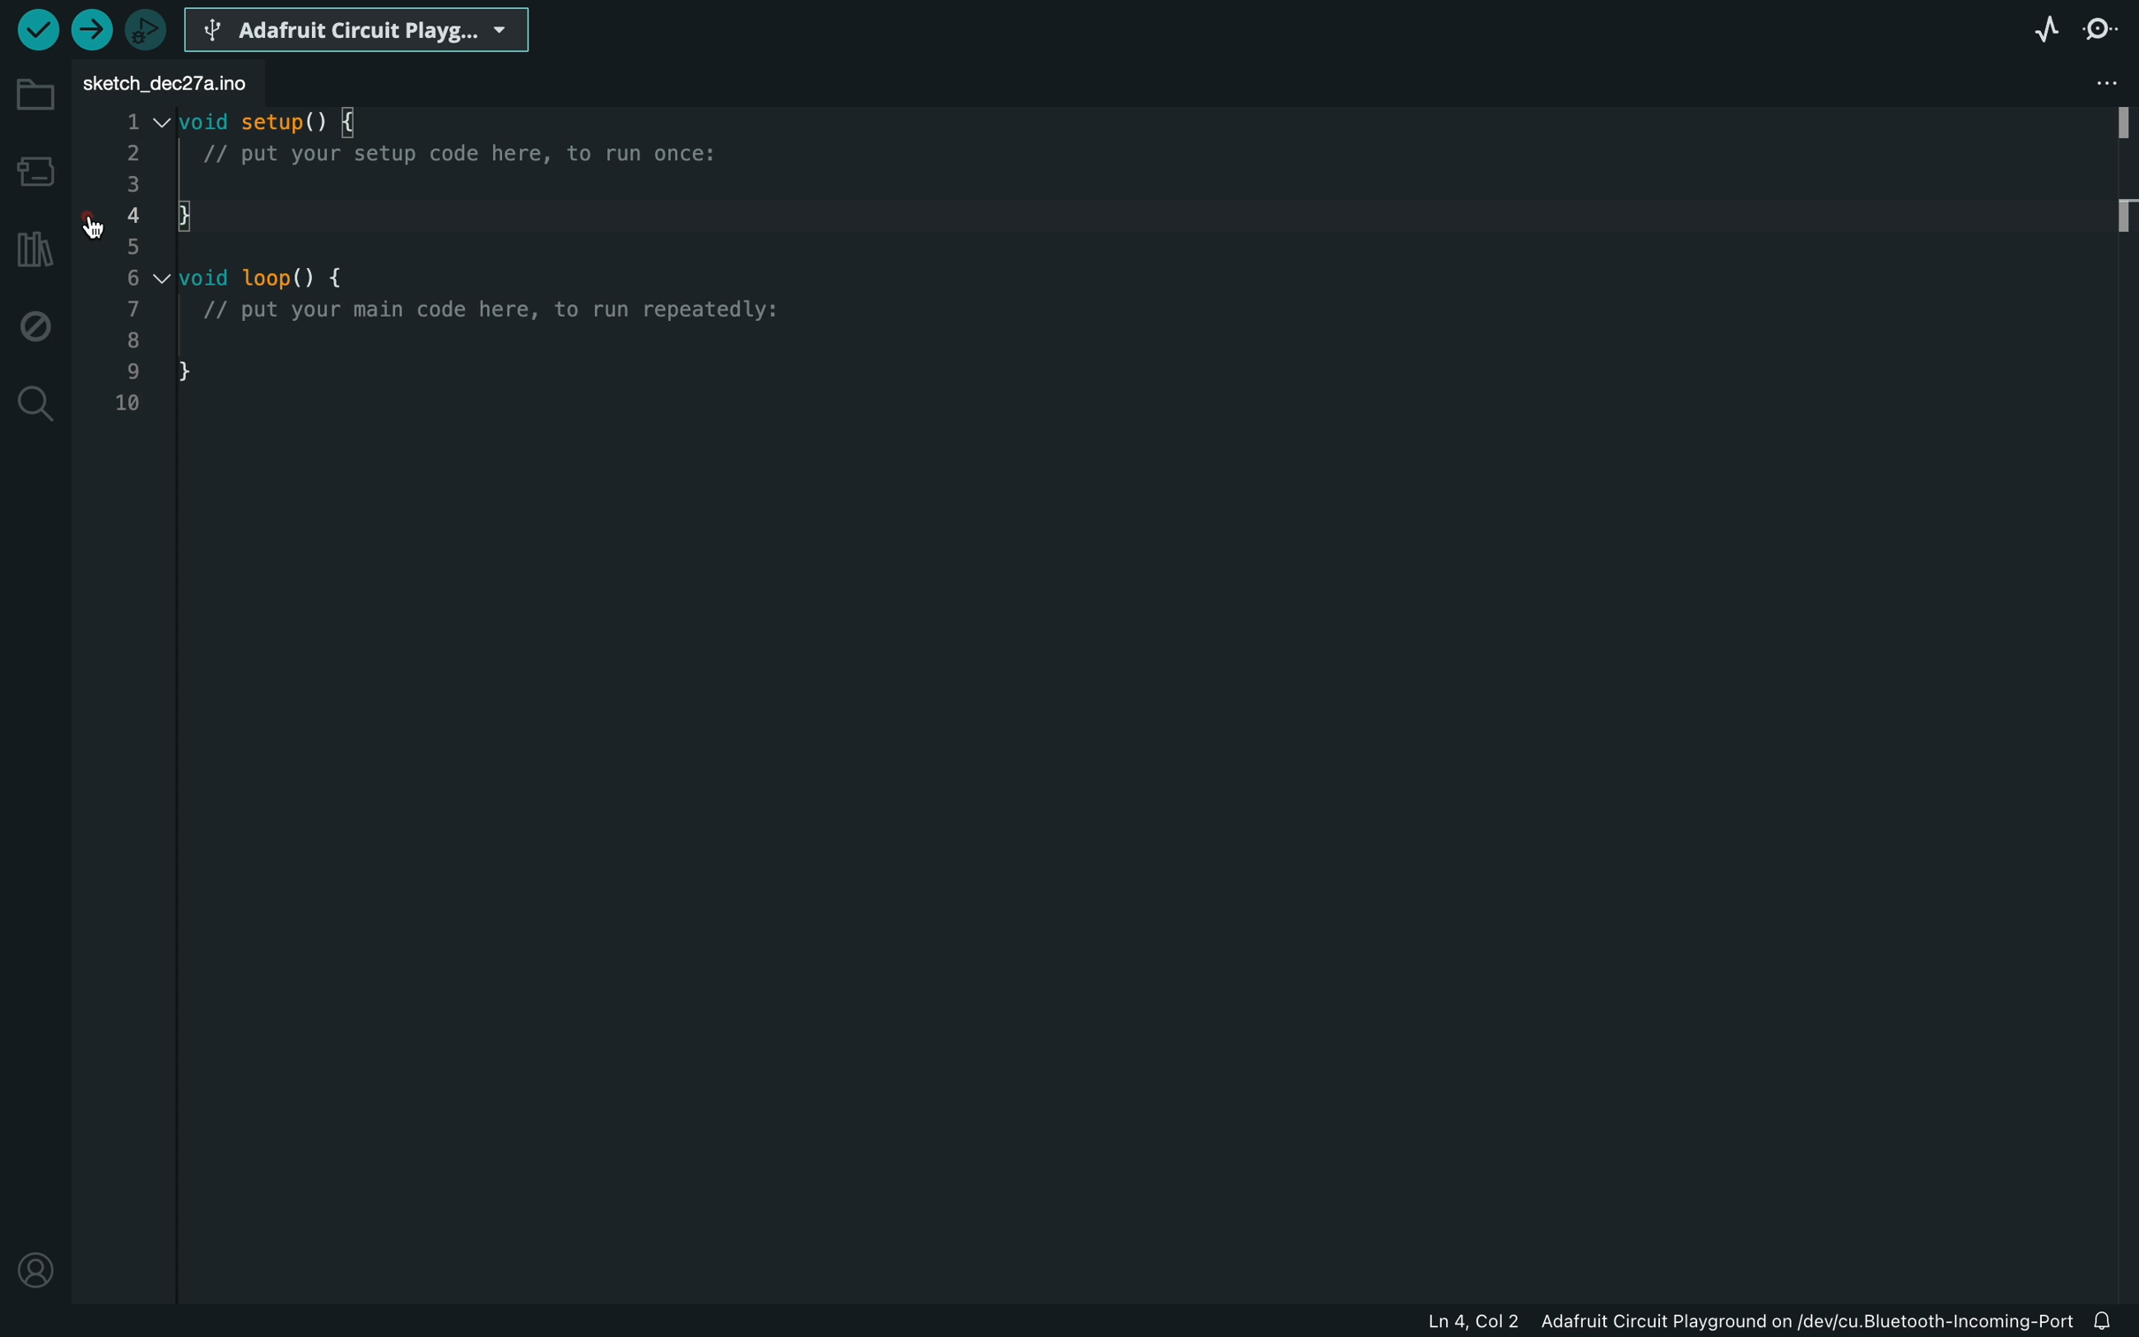  What do you see at coordinates (466, 286) in the screenshot?
I see `code` at bounding box center [466, 286].